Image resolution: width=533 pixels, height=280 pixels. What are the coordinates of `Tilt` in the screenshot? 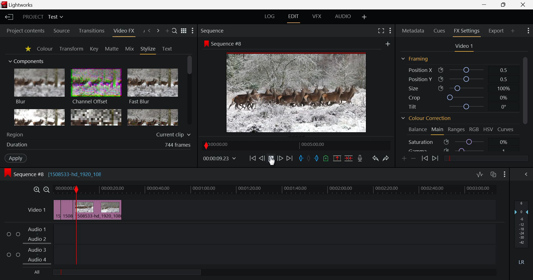 It's located at (457, 107).